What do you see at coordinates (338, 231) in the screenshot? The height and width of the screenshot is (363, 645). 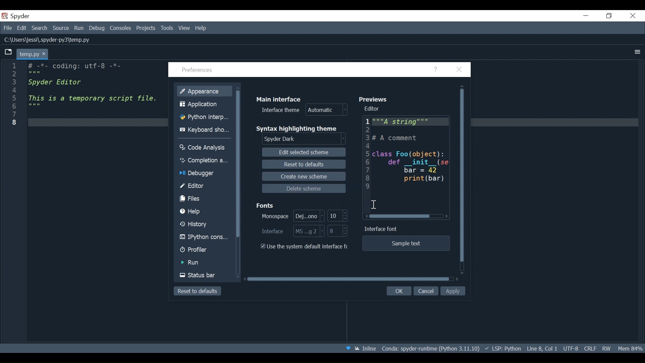 I see `Interface Font Size` at bounding box center [338, 231].